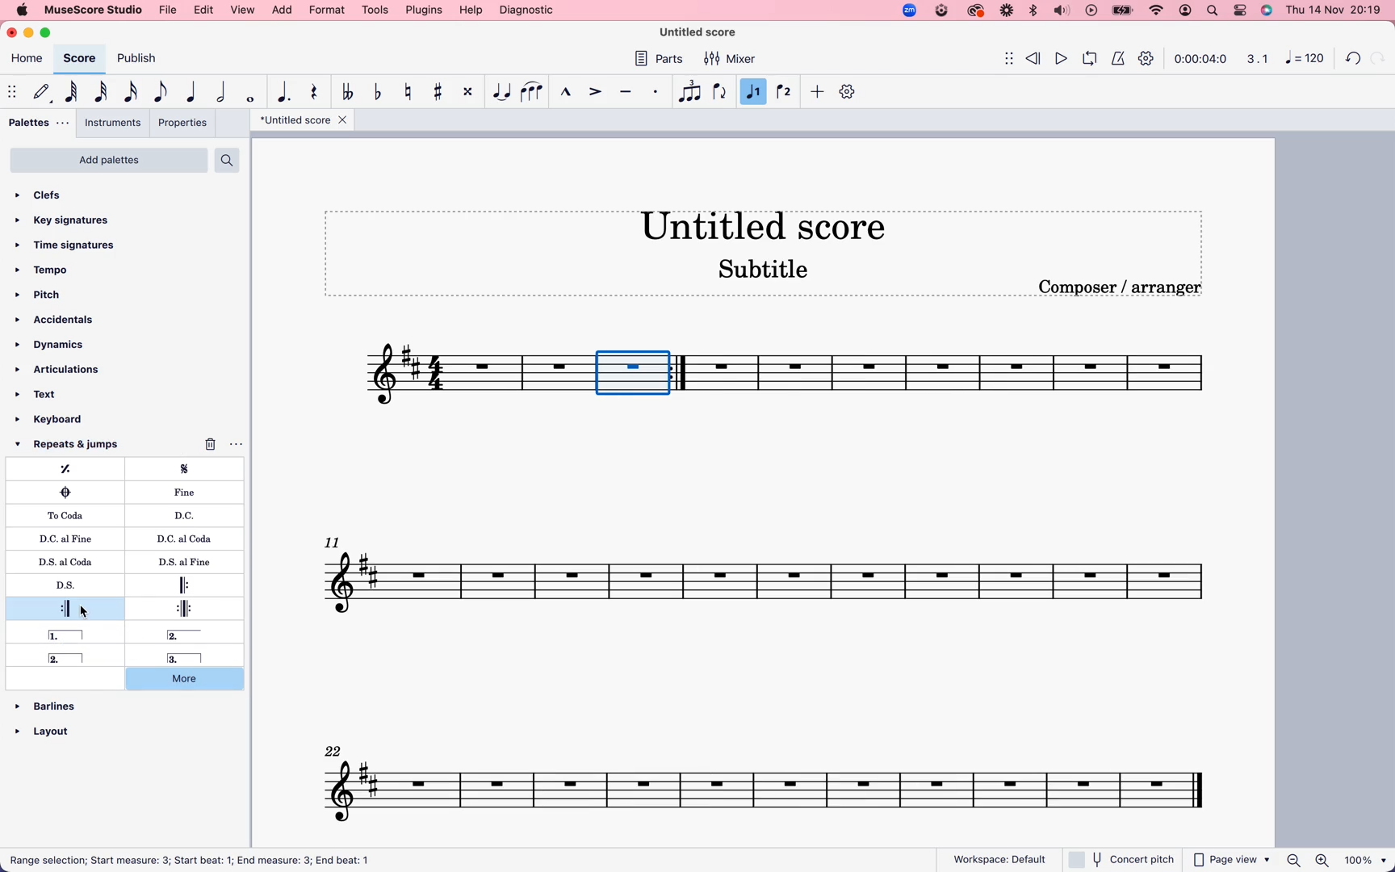 The width and height of the screenshot is (1395, 872). What do you see at coordinates (1122, 11) in the screenshot?
I see `battery` at bounding box center [1122, 11].